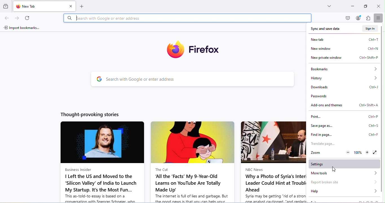 This screenshot has height=203, width=385. What do you see at coordinates (327, 5) in the screenshot?
I see `List all tabs` at bounding box center [327, 5].